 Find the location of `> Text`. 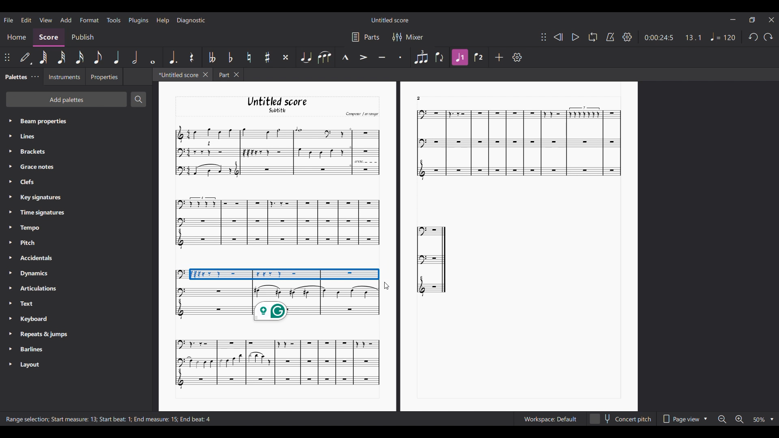

> Text is located at coordinates (26, 306).